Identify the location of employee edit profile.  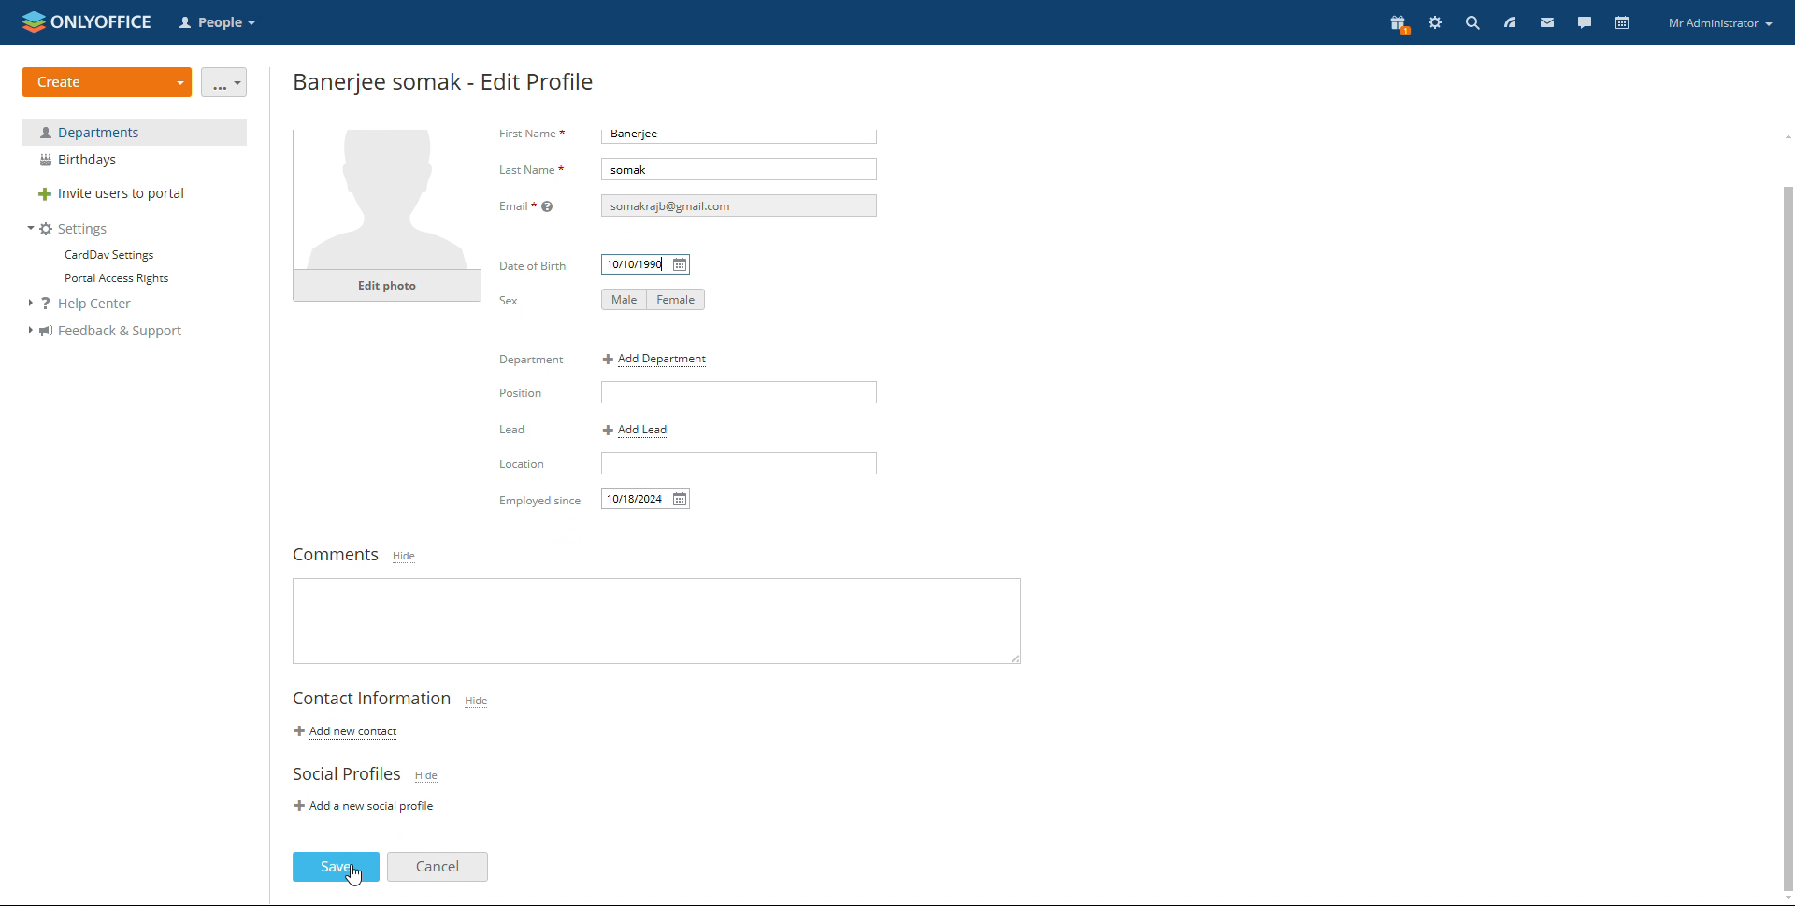
(446, 80).